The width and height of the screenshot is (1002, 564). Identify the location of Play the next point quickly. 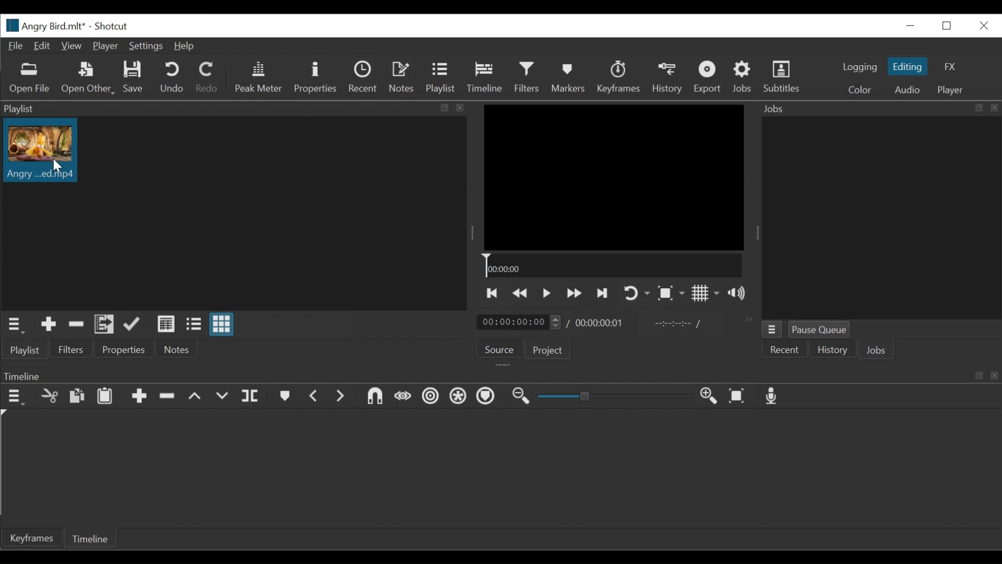
(603, 293).